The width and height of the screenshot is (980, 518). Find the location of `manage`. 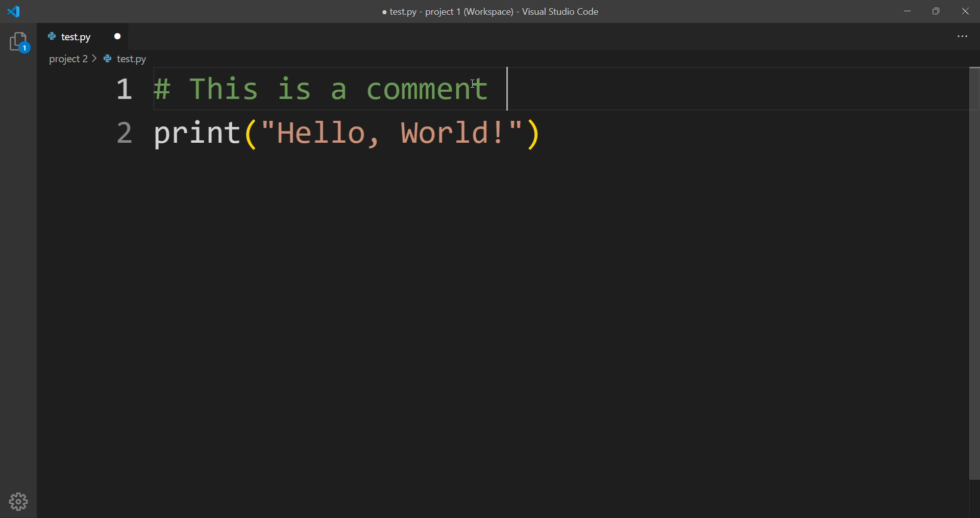

manage is located at coordinates (19, 501).